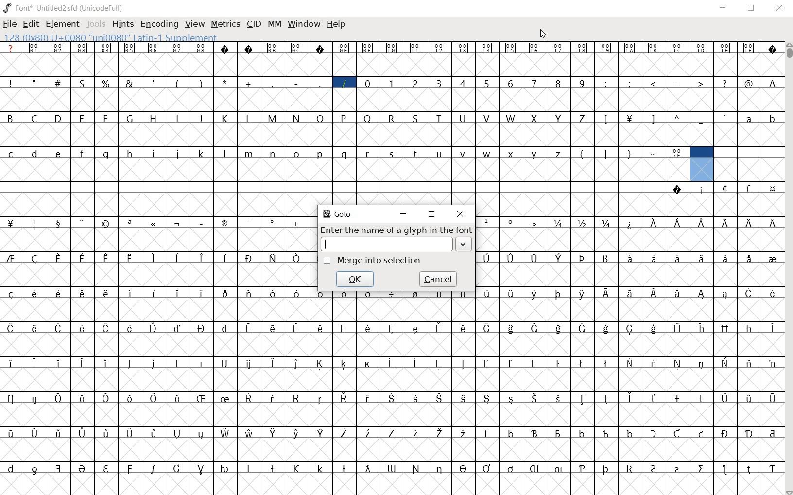 This screenshot has height=495, width=793. What do you see at coordinates (31, 24) in the screenshot?
I see `edit` at bounding box center [31, 24].